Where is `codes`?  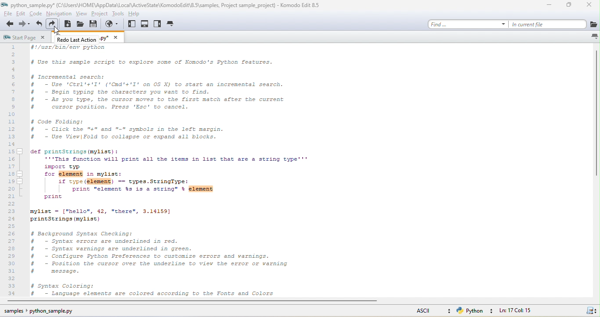 codes is located at coordinates (178, 171).